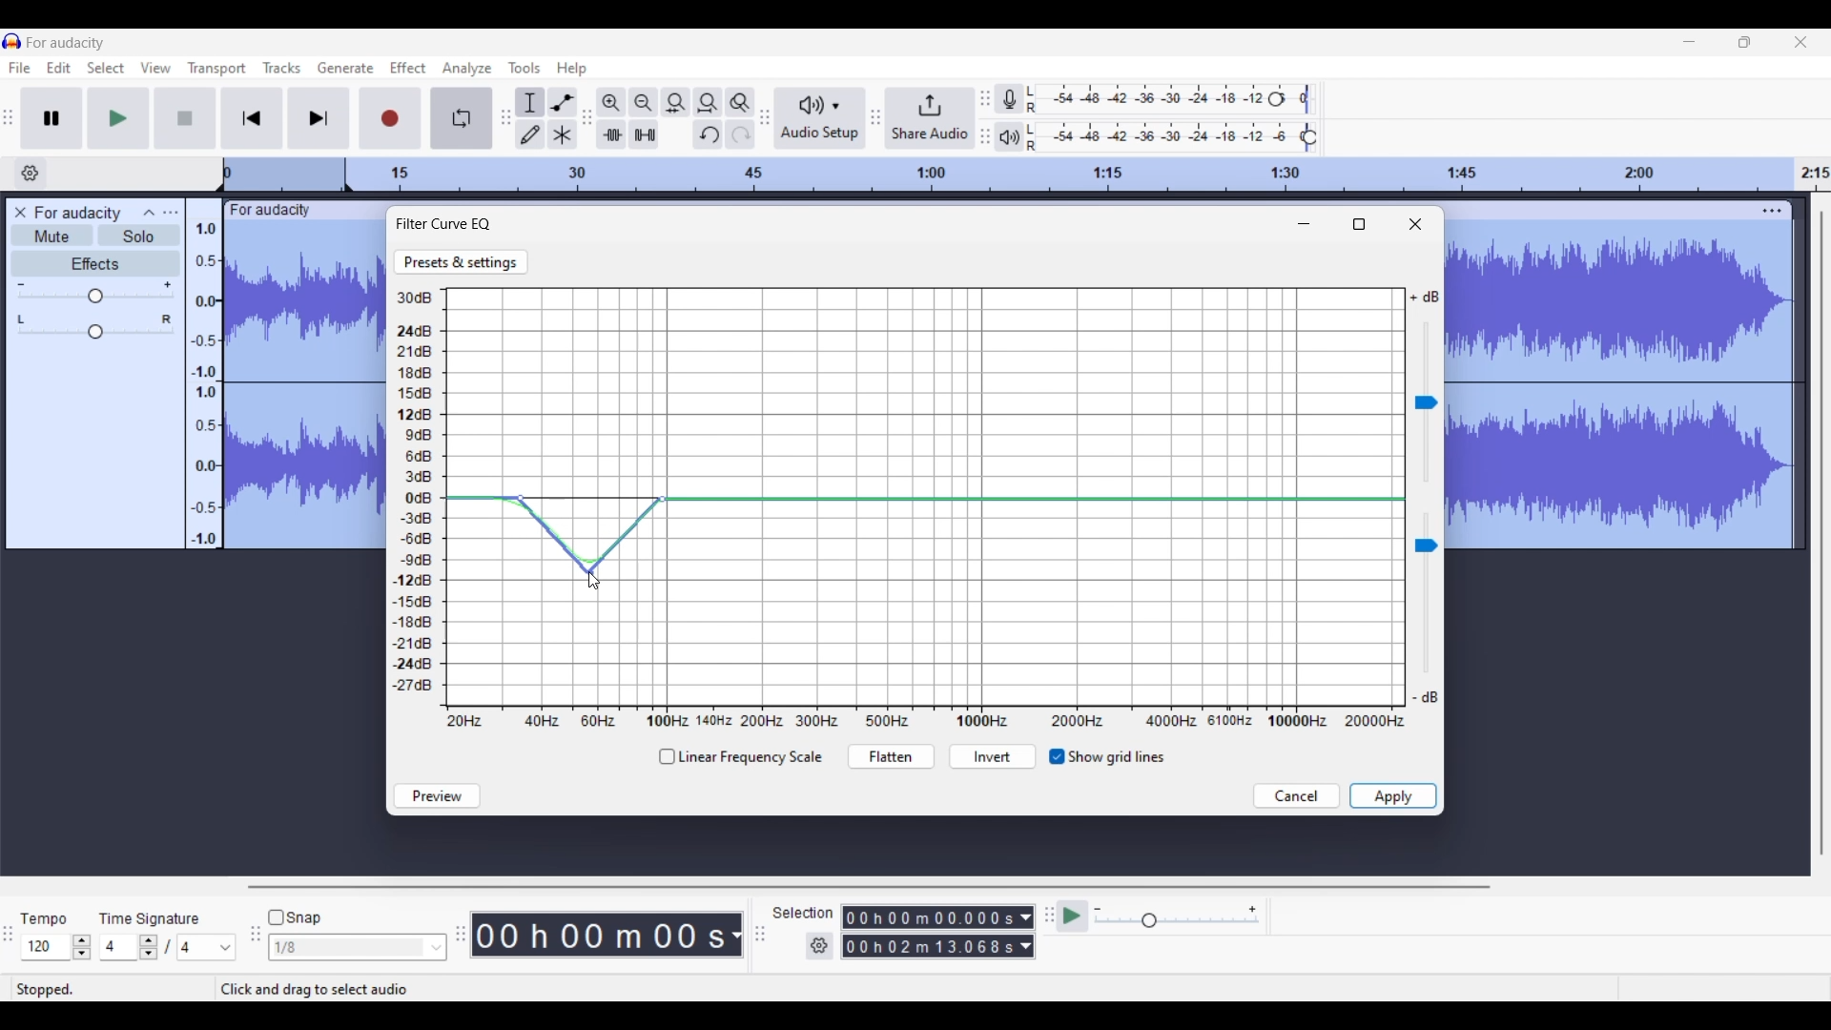  I want to click on Pan left, so click(21, 319).